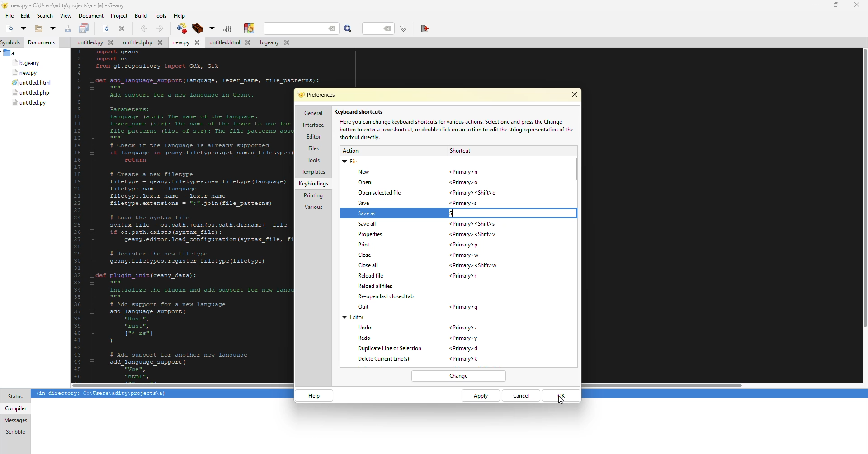  Describe the element at coordinates (159, 28) in the screenshot. I see `forward` at that location.